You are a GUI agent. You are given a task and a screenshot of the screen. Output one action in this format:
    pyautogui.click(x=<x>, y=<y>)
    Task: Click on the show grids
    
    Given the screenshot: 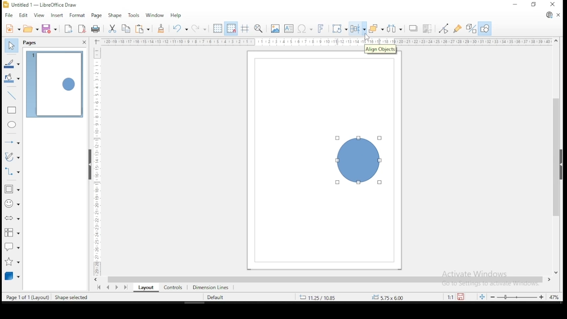 What is the action you would take?
    pyautogui.click(x=217, y=29)
    